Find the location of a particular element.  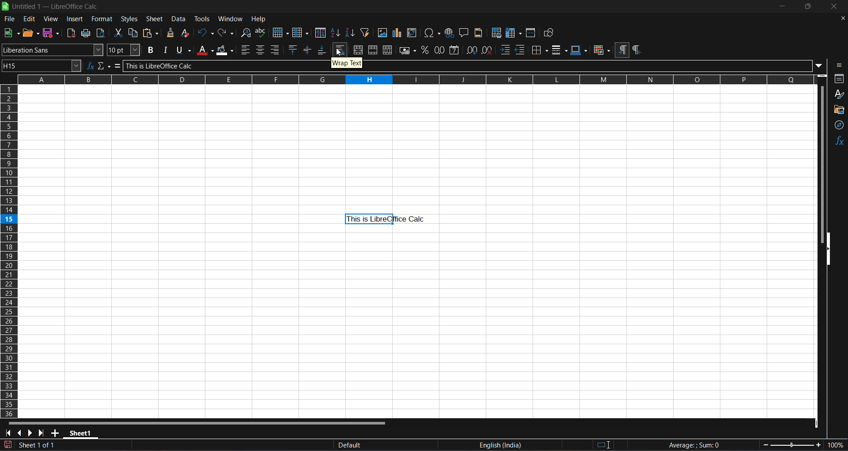

column is located at coordinates (300, 32).